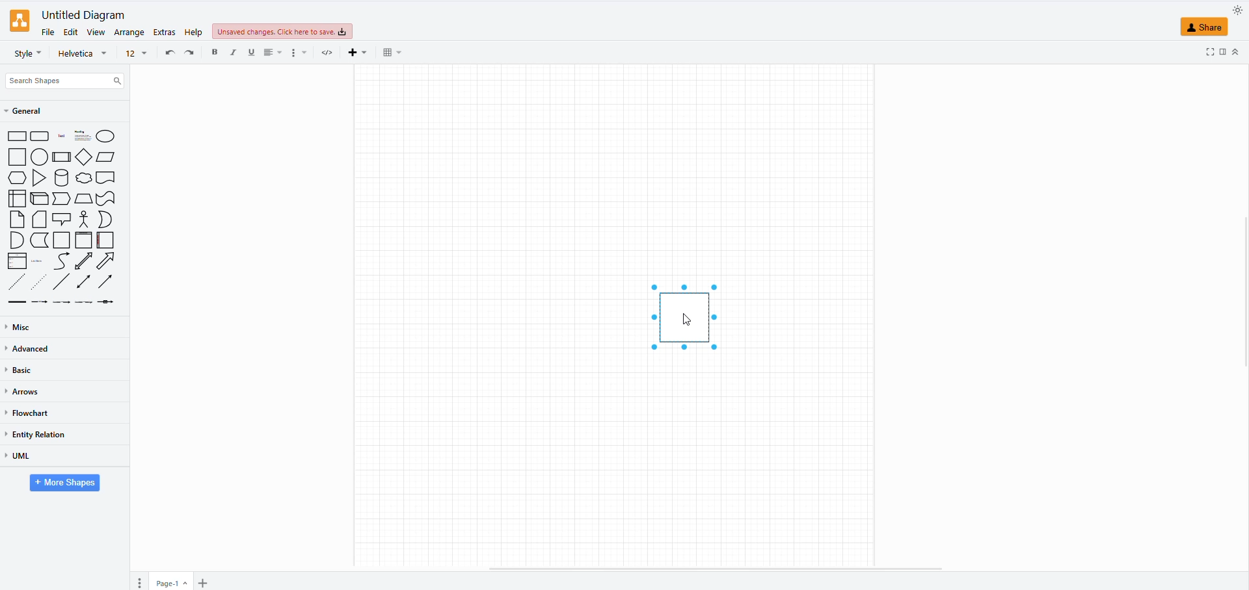 The width and height of the screenshot is (1249, 590). I want to click on connector with 3 labels , so click(84, 302).